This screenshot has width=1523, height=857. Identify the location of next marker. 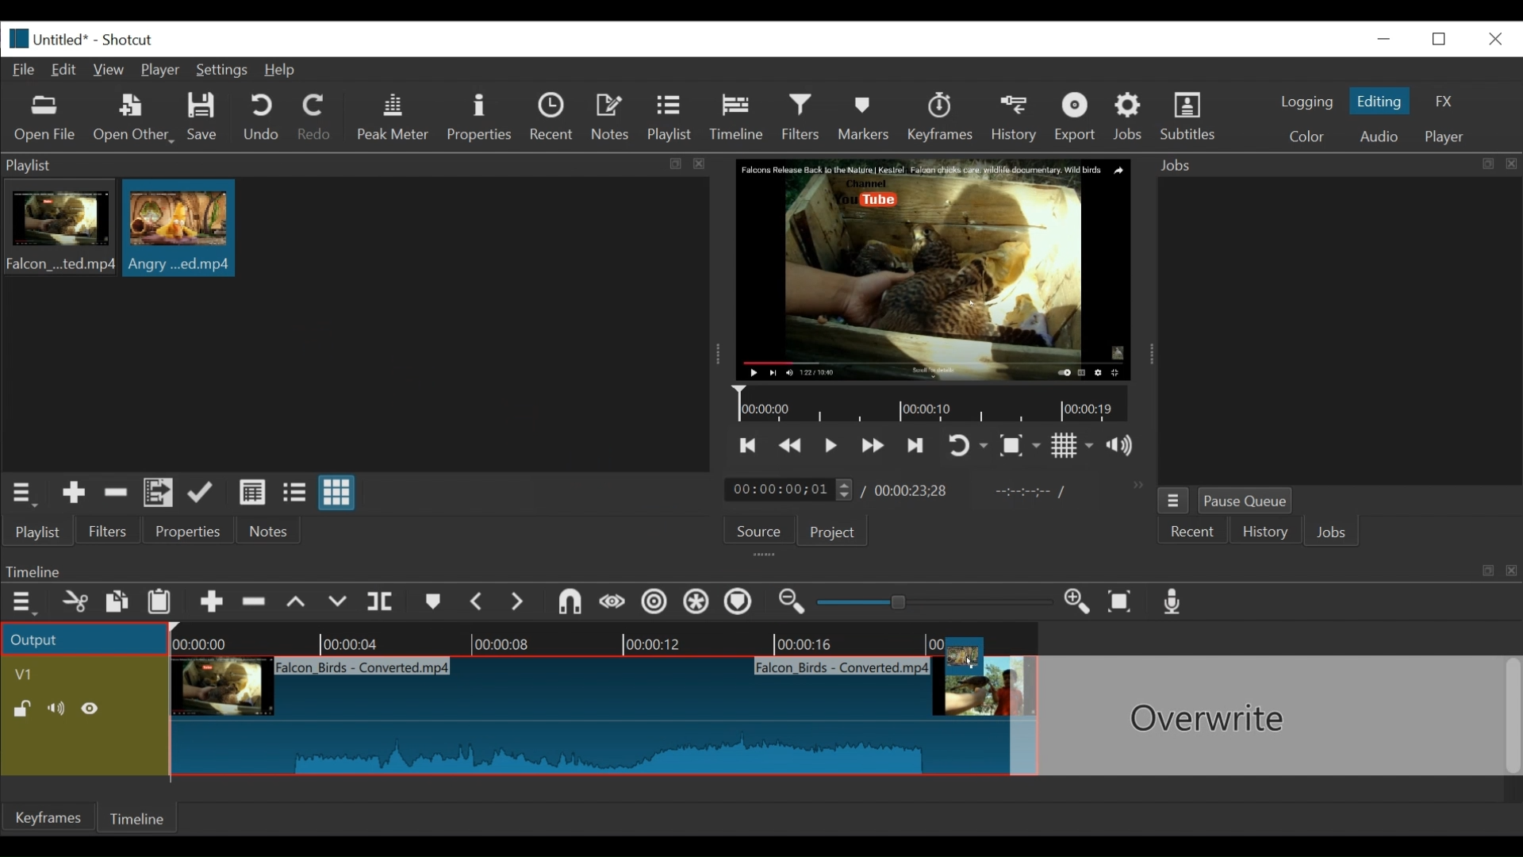
(520, 603).